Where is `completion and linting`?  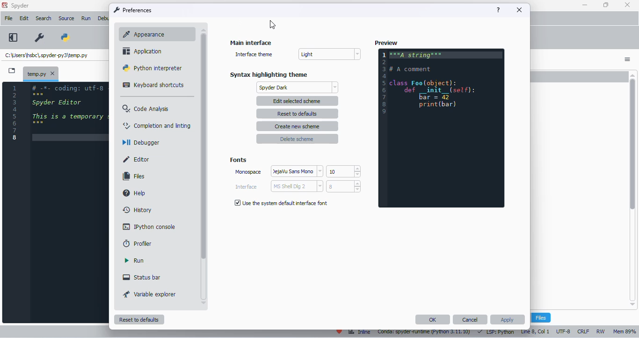
completion and linting is located at coordinates (157, 125).